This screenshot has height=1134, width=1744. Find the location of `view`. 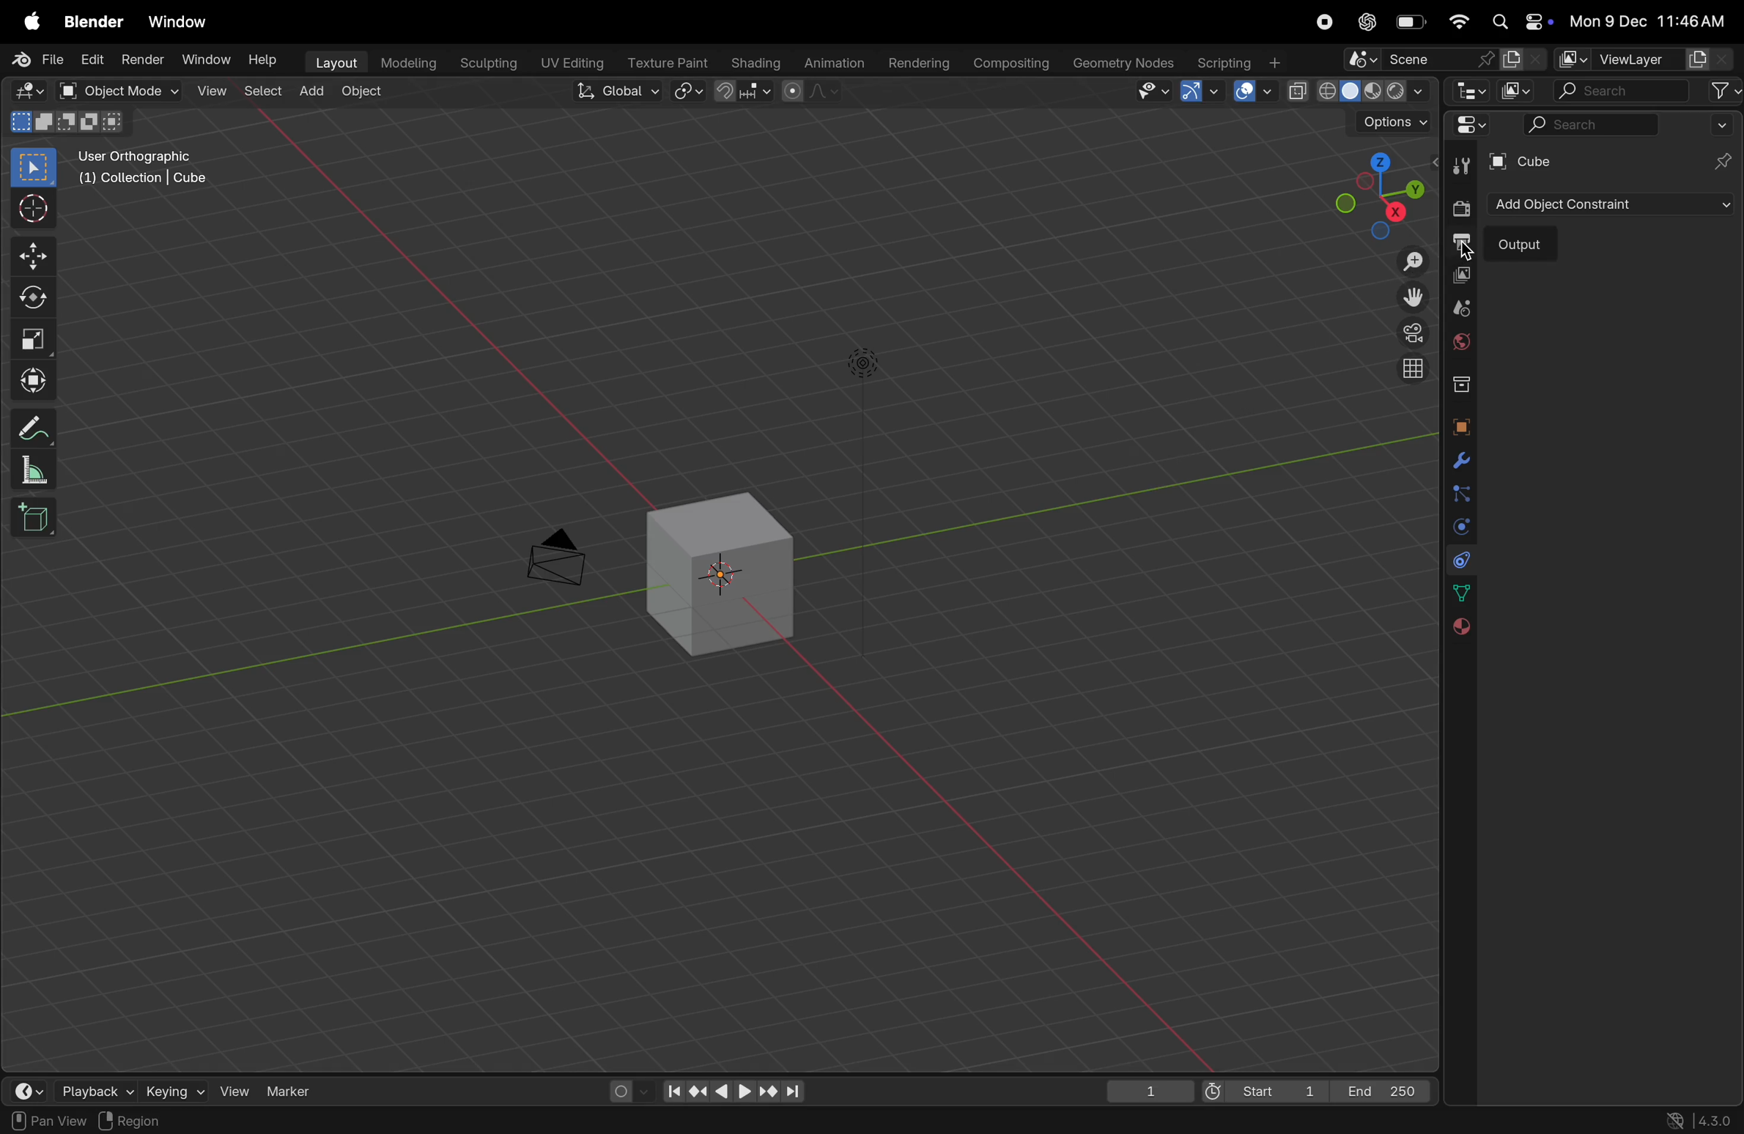

view is located at coordinates (234, 1089).